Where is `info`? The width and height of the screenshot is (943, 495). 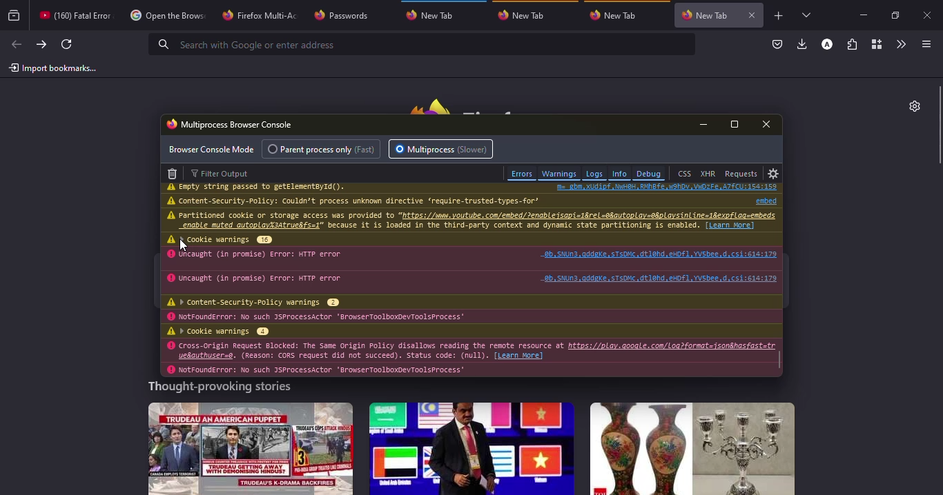 info is located at coordinates (619, 174).